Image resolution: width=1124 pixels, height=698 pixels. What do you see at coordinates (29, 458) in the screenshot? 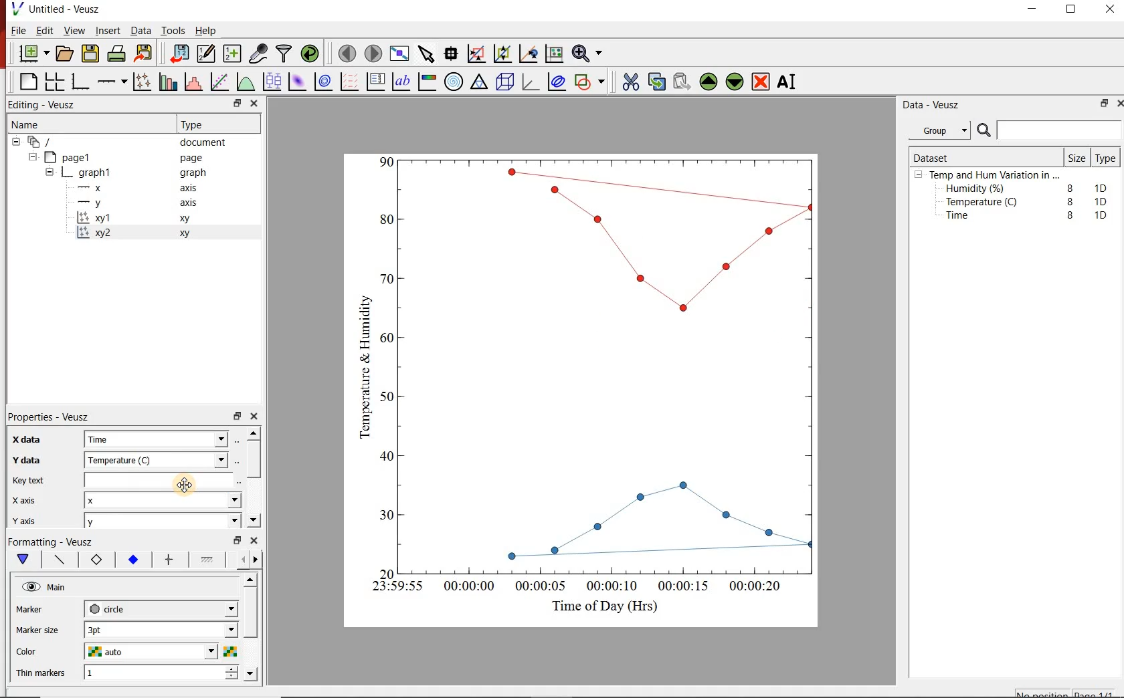
I see `y data` at bounding box center [29, 458].